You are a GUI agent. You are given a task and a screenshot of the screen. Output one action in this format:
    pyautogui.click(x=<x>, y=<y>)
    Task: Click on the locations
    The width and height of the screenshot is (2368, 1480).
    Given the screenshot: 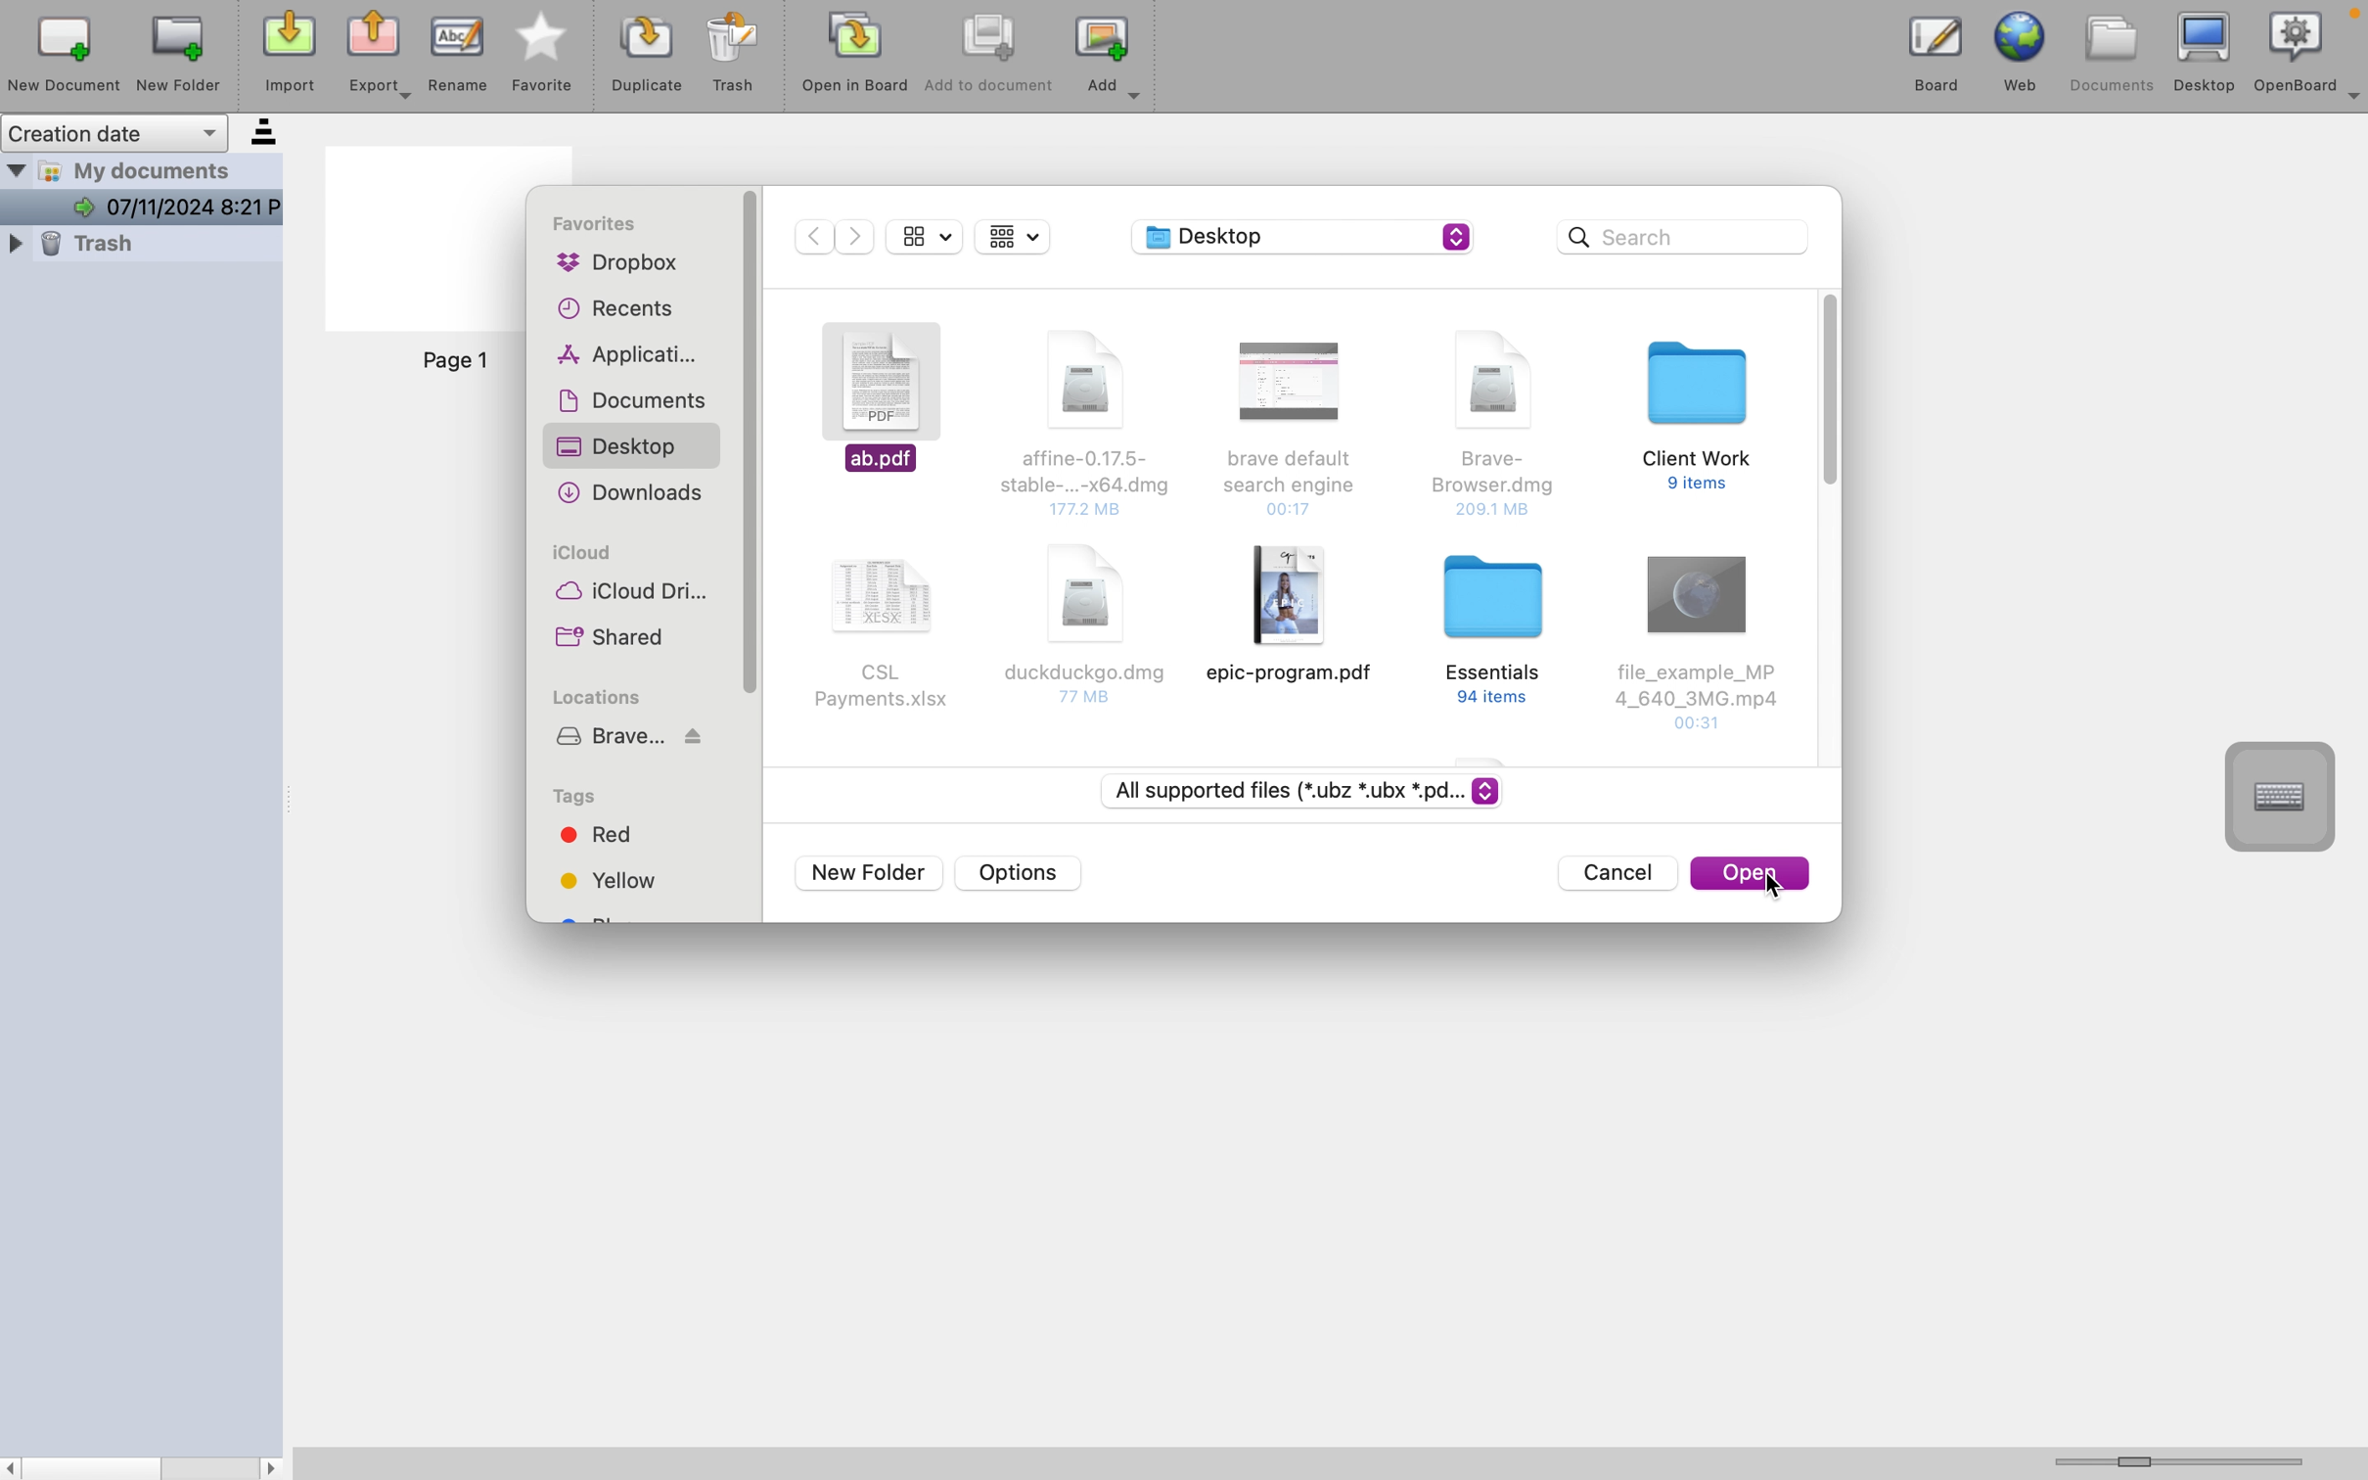 What is the action you would take?
    pyautogui.click(x=604, y=695)
    